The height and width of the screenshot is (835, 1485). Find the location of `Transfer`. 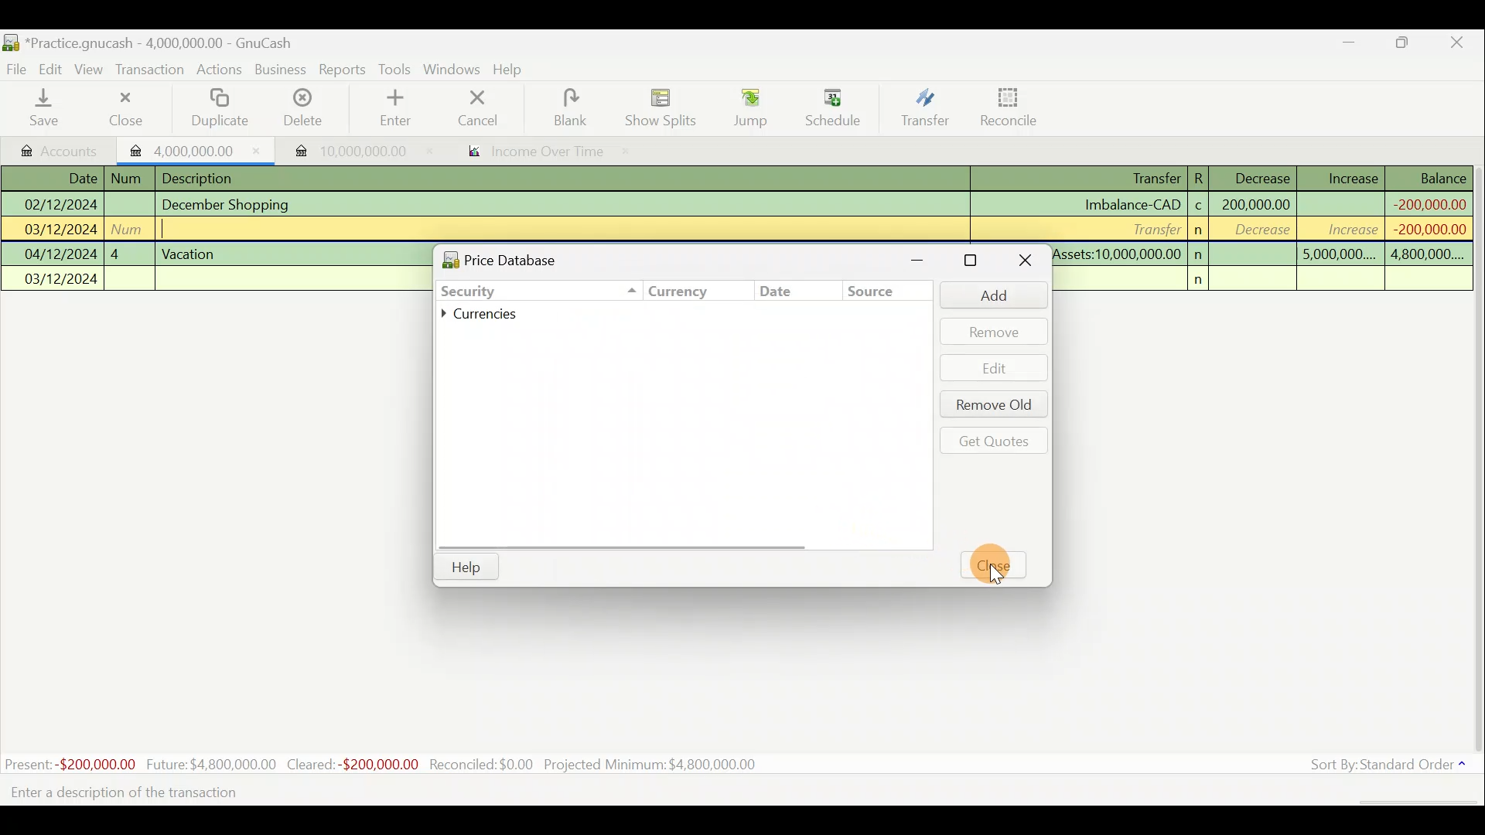

Transfer is located at coordinates (922, 110).